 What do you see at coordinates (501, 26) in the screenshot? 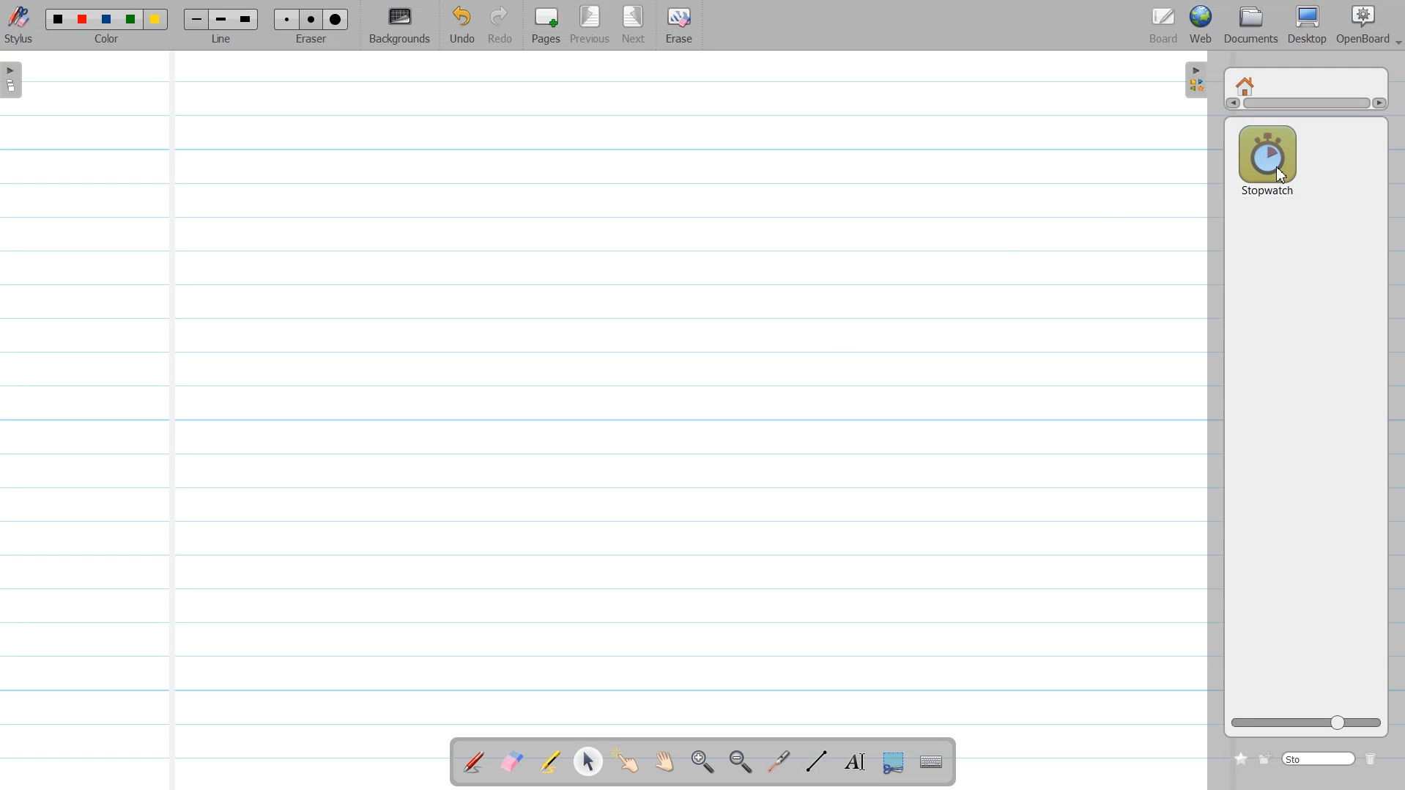
I see `Redo` at bounding box center [501, 26].